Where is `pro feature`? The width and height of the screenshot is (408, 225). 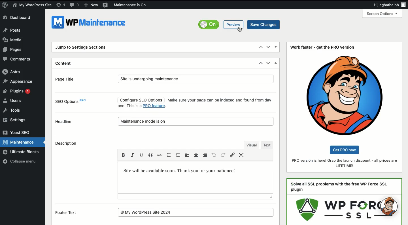 pro feature is located at coordinates (155, 106).